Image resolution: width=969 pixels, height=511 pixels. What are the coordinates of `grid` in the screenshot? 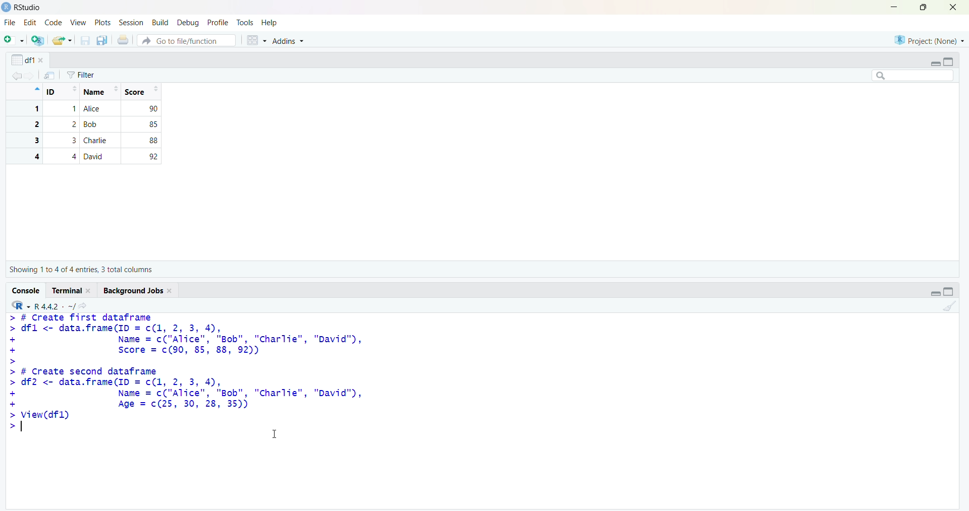 It's located at (257, 40).